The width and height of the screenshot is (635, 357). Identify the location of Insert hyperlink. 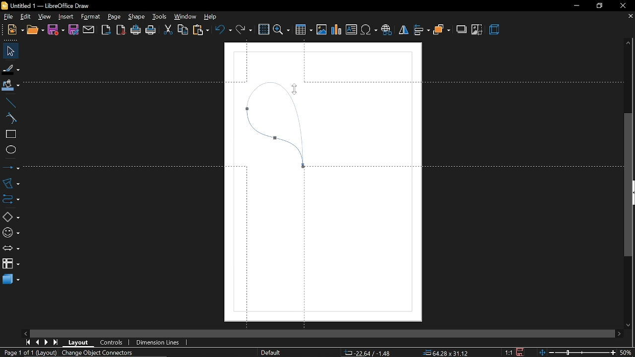
(386, 31).